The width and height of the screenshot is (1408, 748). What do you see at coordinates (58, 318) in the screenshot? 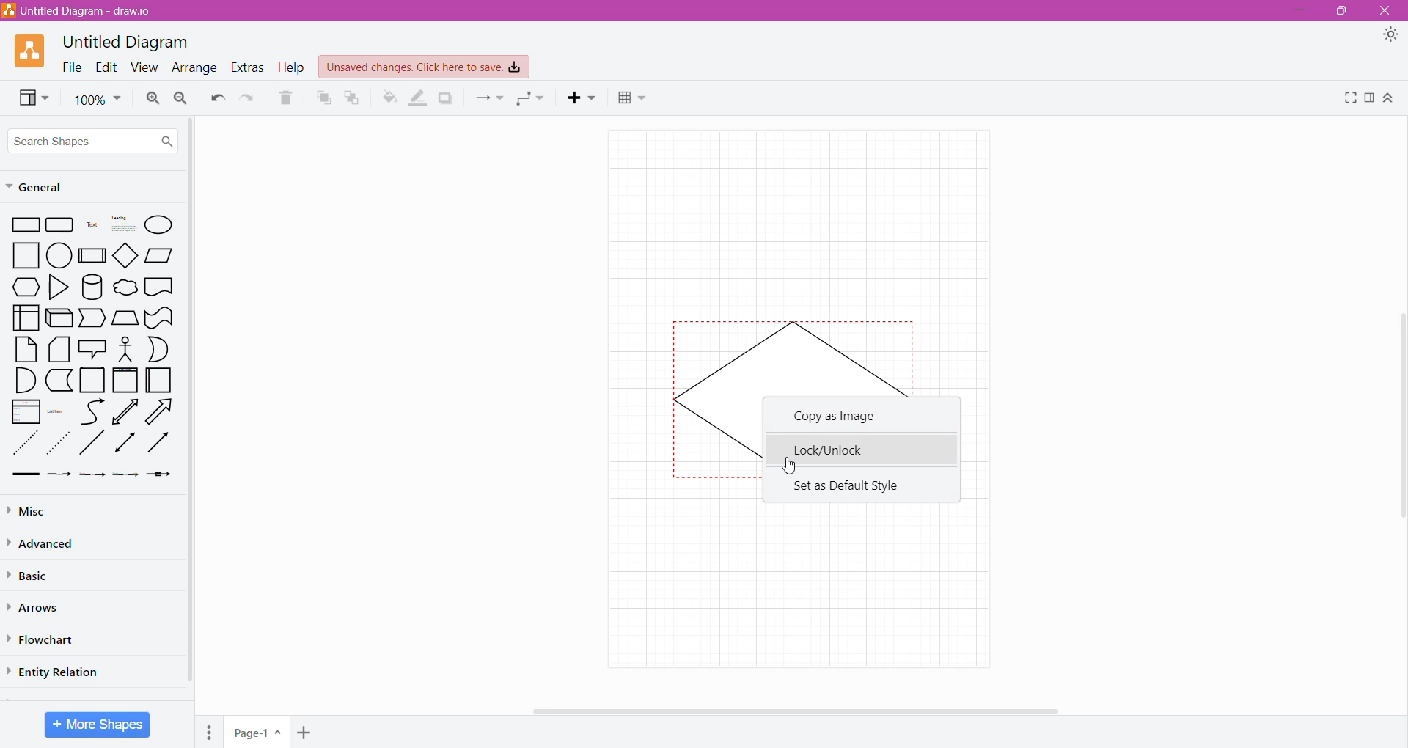
I see `Cube` at bounding box center [58, 318].